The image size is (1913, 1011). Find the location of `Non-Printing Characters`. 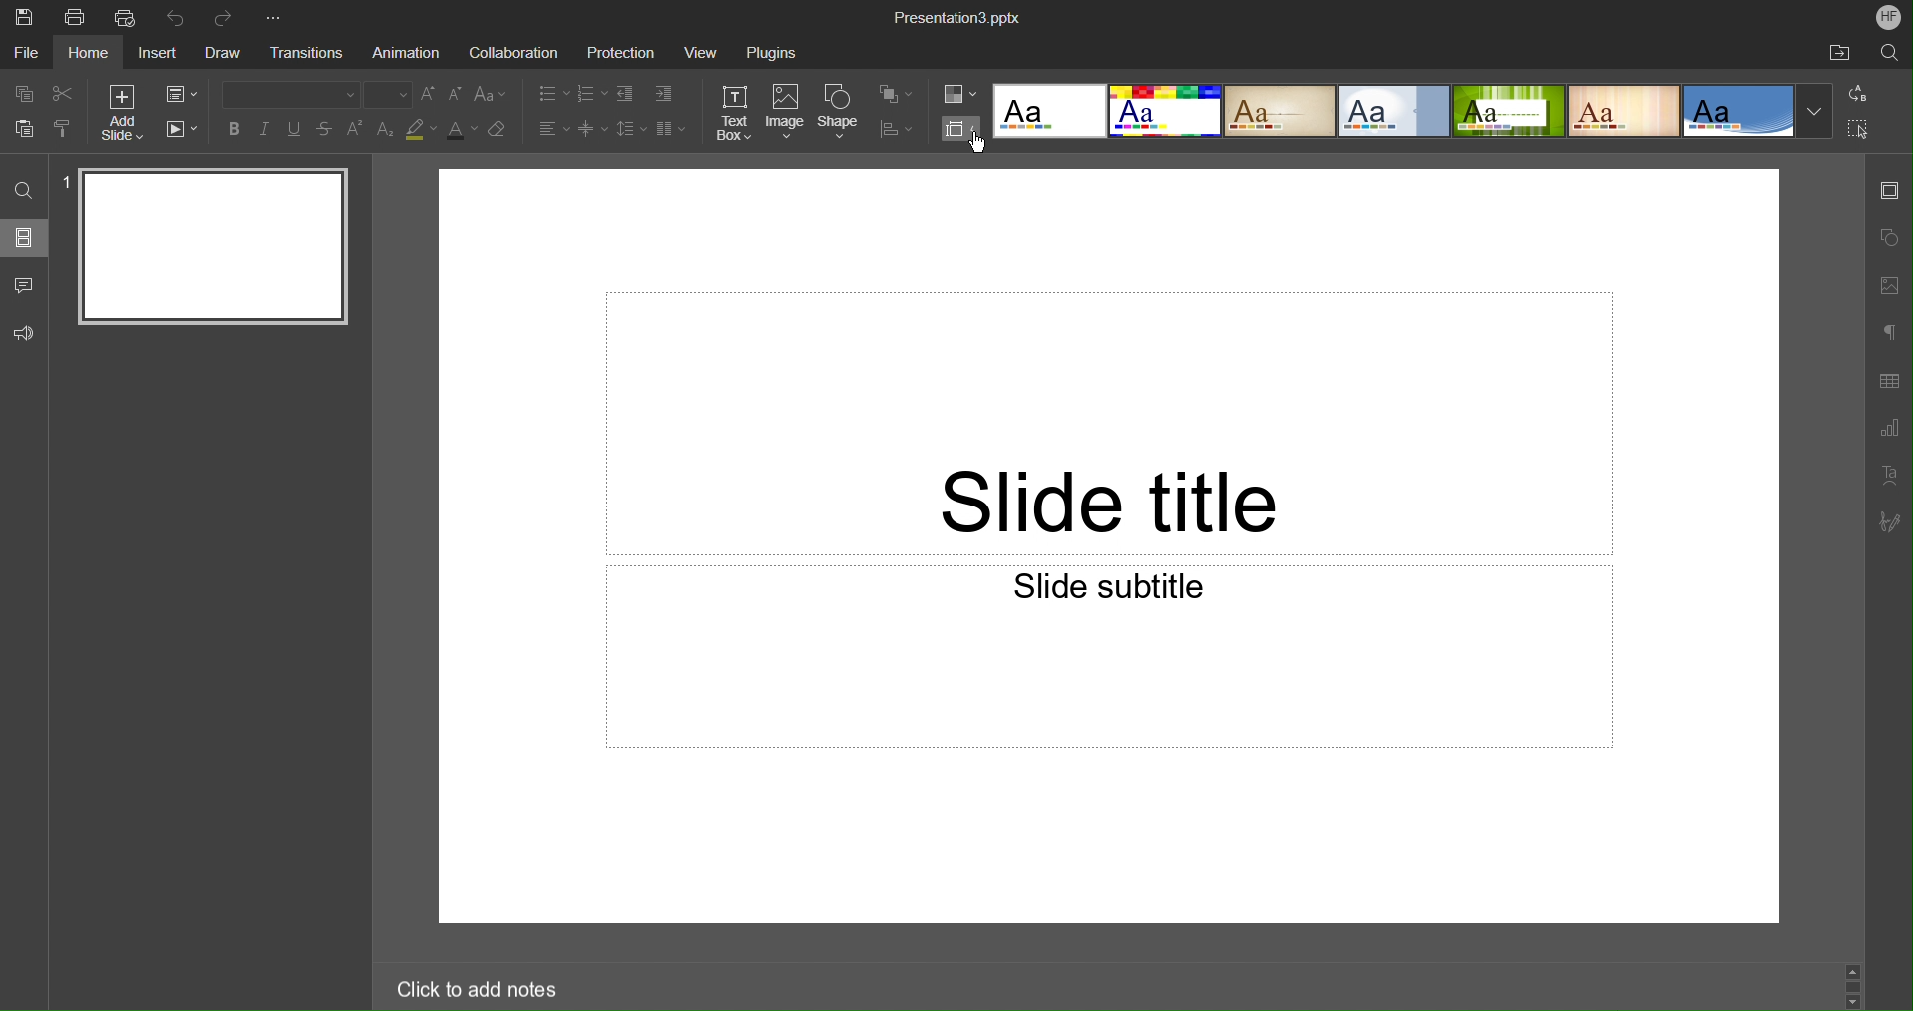

Non-Printing Characters is located at coordinates (1889, 331).